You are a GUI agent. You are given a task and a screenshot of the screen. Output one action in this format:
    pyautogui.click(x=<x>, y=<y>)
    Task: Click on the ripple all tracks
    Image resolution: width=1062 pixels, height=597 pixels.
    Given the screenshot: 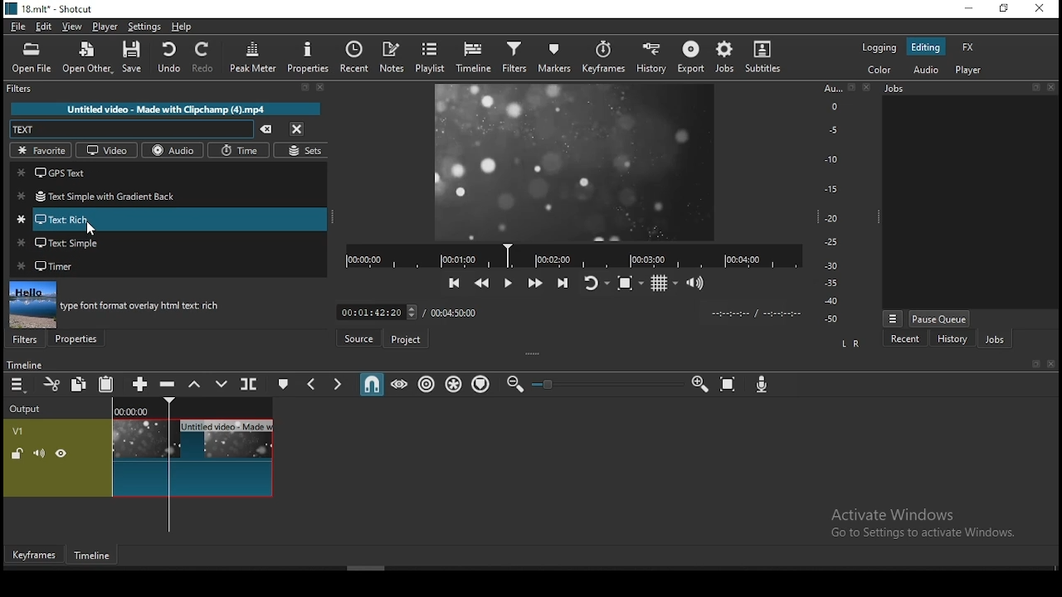 What is the action you would take?
    pyautogui.click(x=454, y=384)
    